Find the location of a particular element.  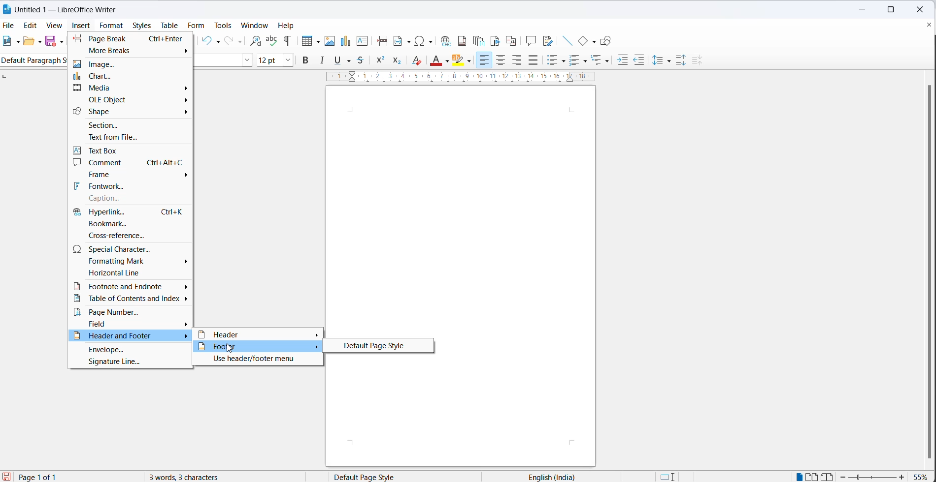

form is located at coordinates (196, 26).